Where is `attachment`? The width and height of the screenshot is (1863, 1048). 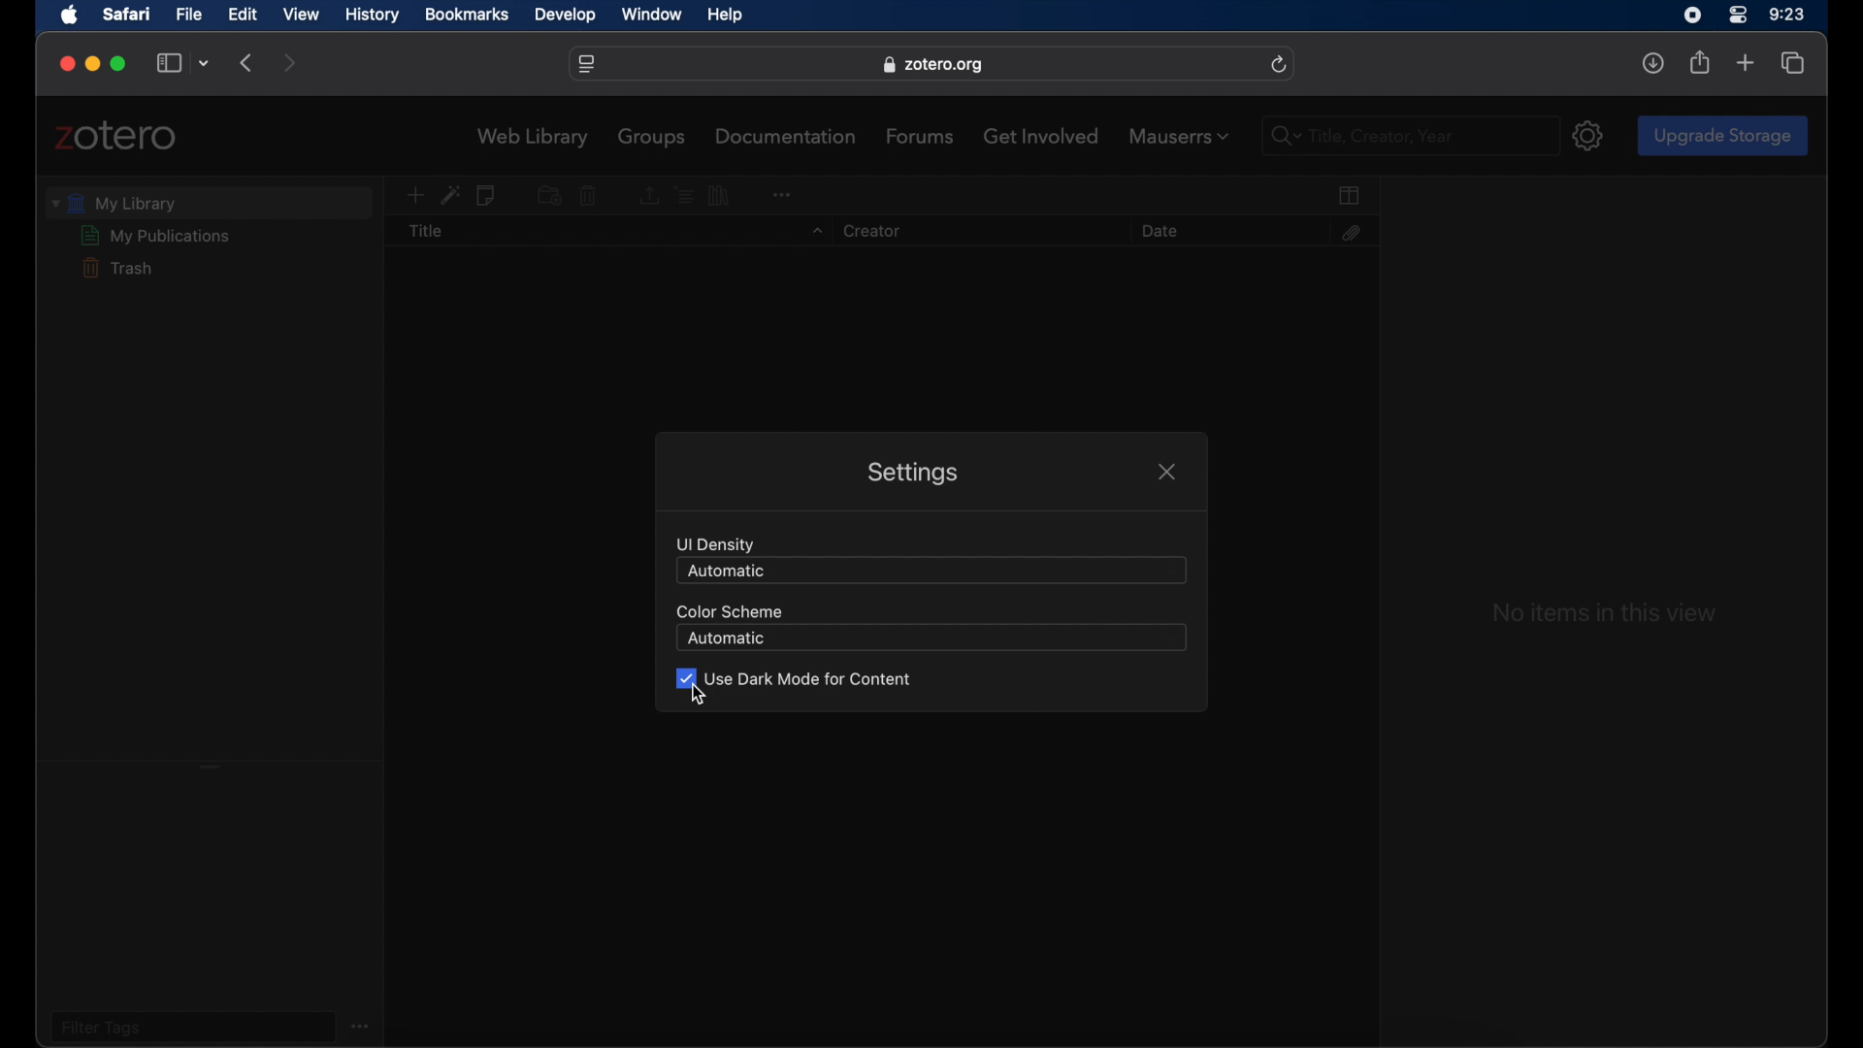
attachment is located at coordinates (1350, 233).